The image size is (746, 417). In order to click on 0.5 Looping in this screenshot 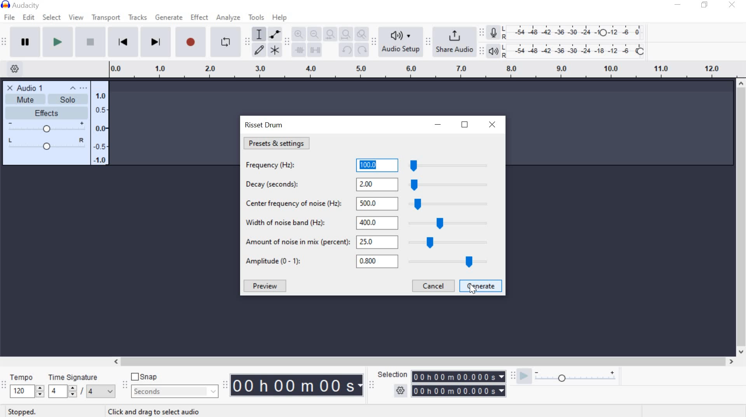, I will do `click(101, 108)`.